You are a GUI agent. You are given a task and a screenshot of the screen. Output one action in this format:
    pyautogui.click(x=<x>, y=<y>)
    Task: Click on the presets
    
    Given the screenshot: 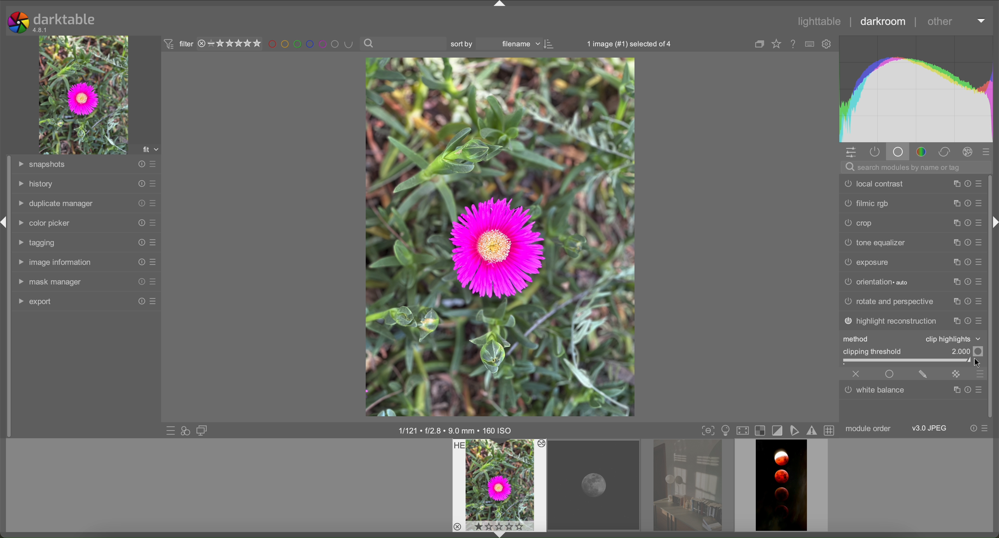 What is the action you would take?
    pyautogui.click(x=153, y=163)
    